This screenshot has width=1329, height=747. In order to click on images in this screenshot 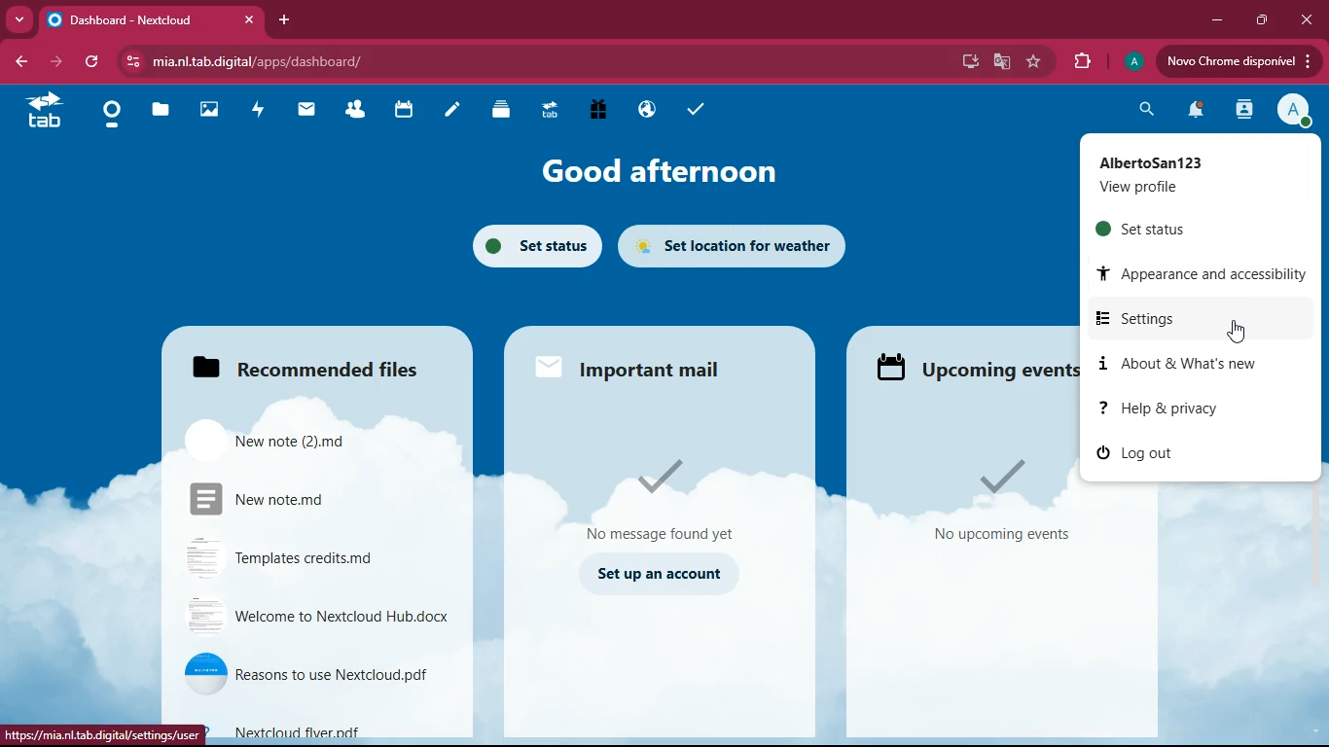, I will do `click(207, 112)`.